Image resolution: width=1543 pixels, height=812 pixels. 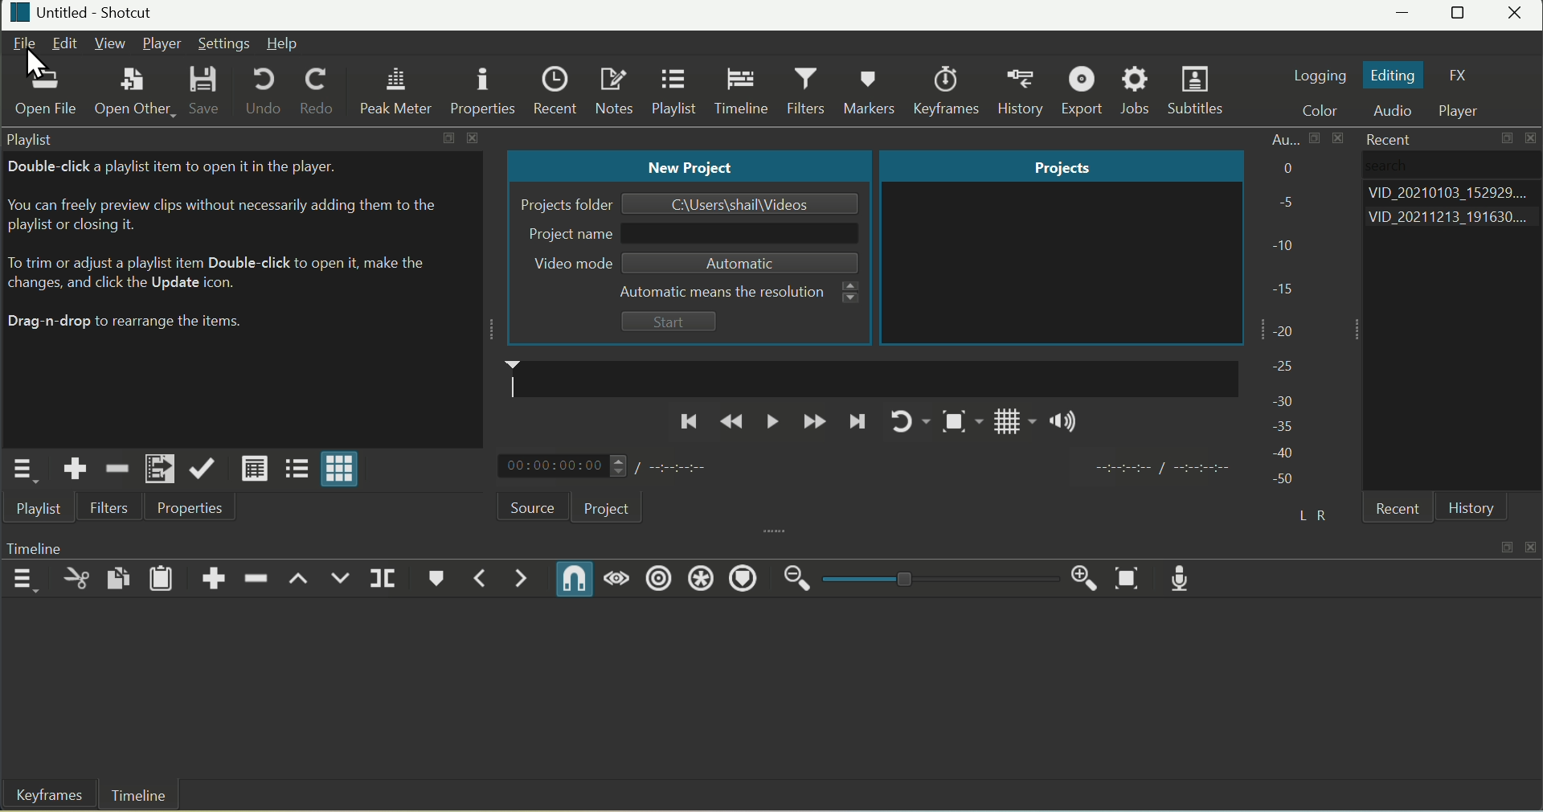 What do you see at coordinates (771, 421) in the screenshot?
I see `Play` at bounding box center [771, 421].